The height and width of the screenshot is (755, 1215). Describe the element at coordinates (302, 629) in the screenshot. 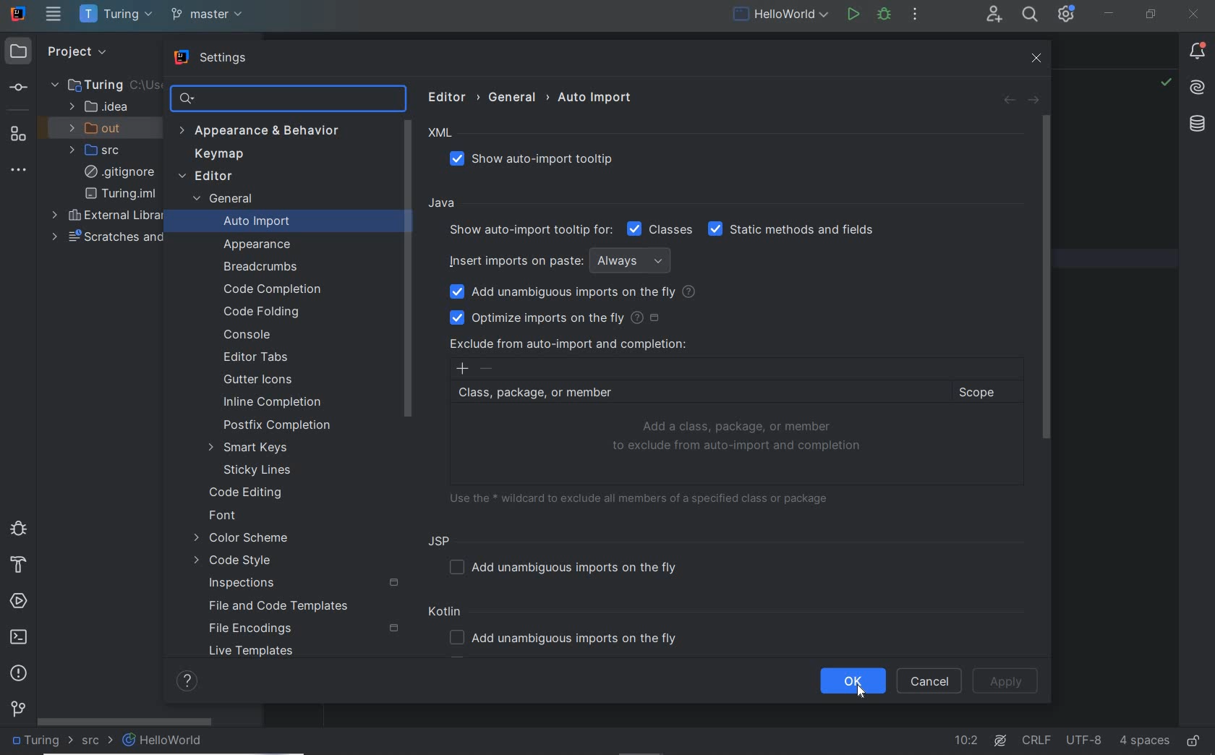

I see `FILE ENCODING` at that location.